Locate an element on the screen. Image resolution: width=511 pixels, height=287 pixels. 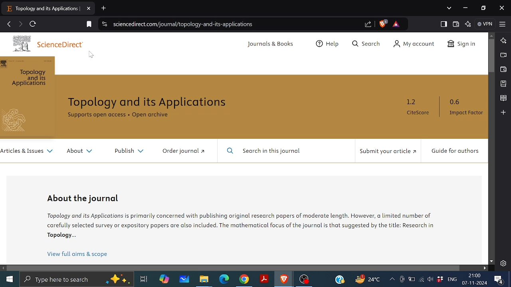
Move page upwards is located at coordinates (491, 36).